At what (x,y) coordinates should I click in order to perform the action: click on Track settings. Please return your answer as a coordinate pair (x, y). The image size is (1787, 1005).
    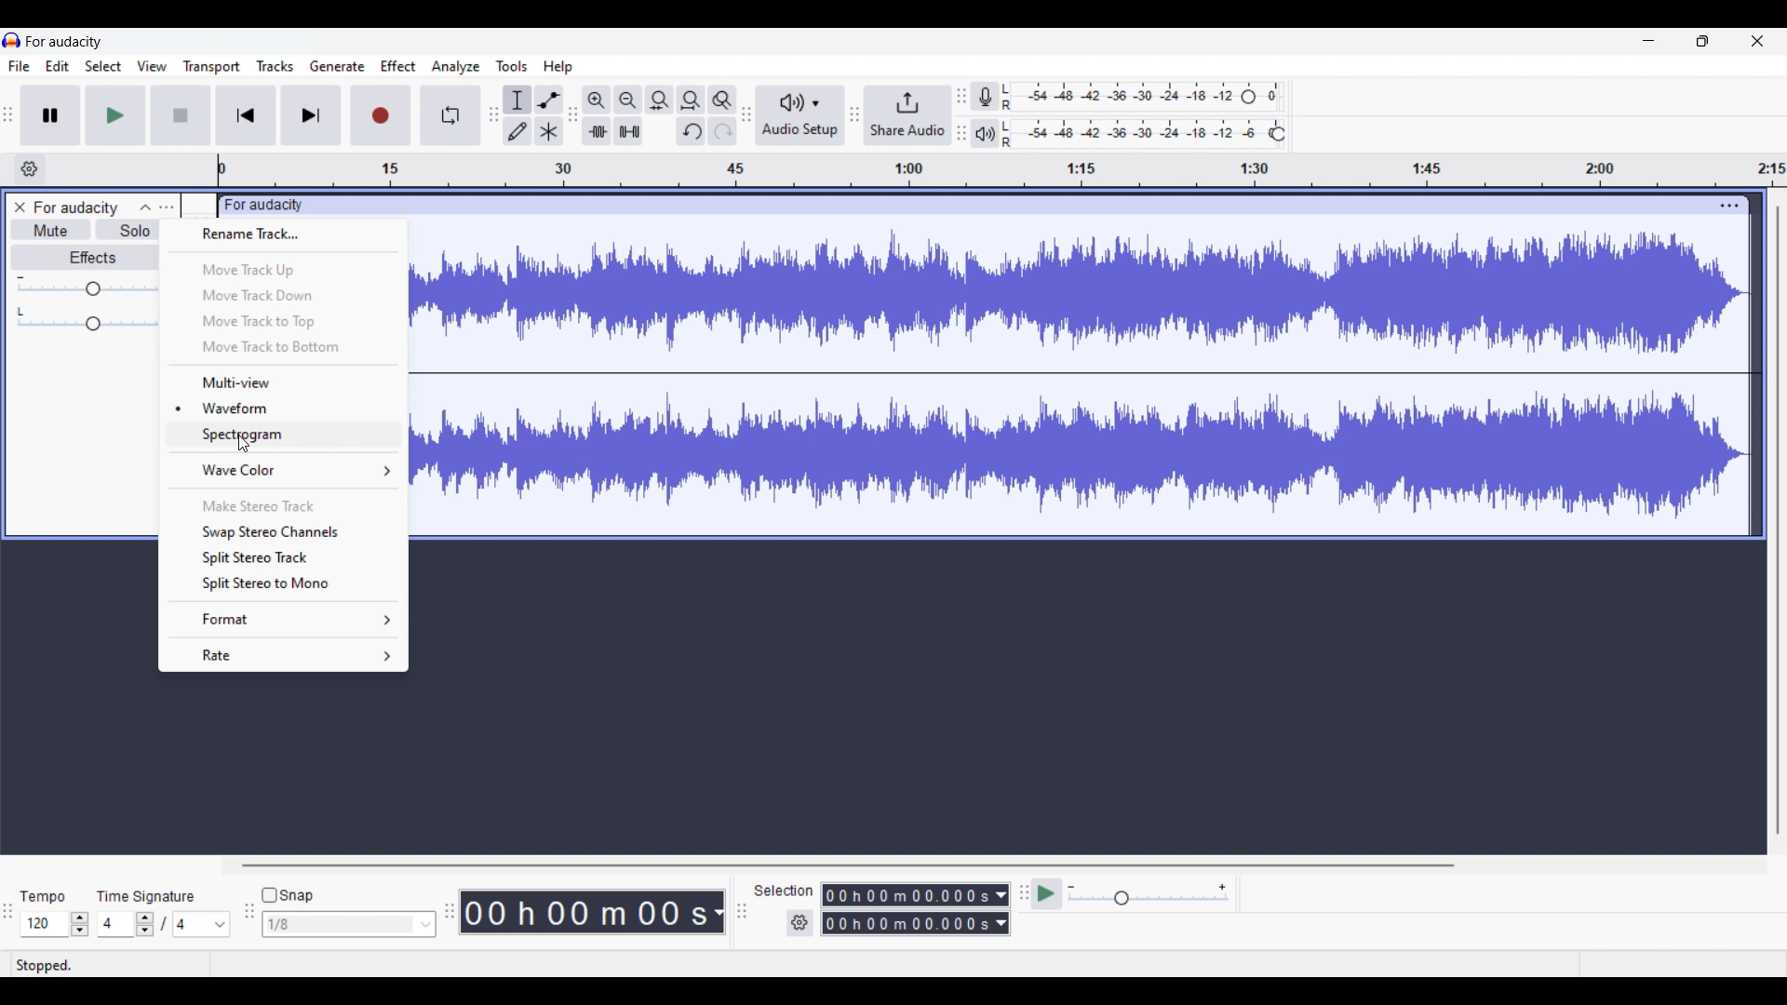
    Looking at the image, I should click on (1730, 206).